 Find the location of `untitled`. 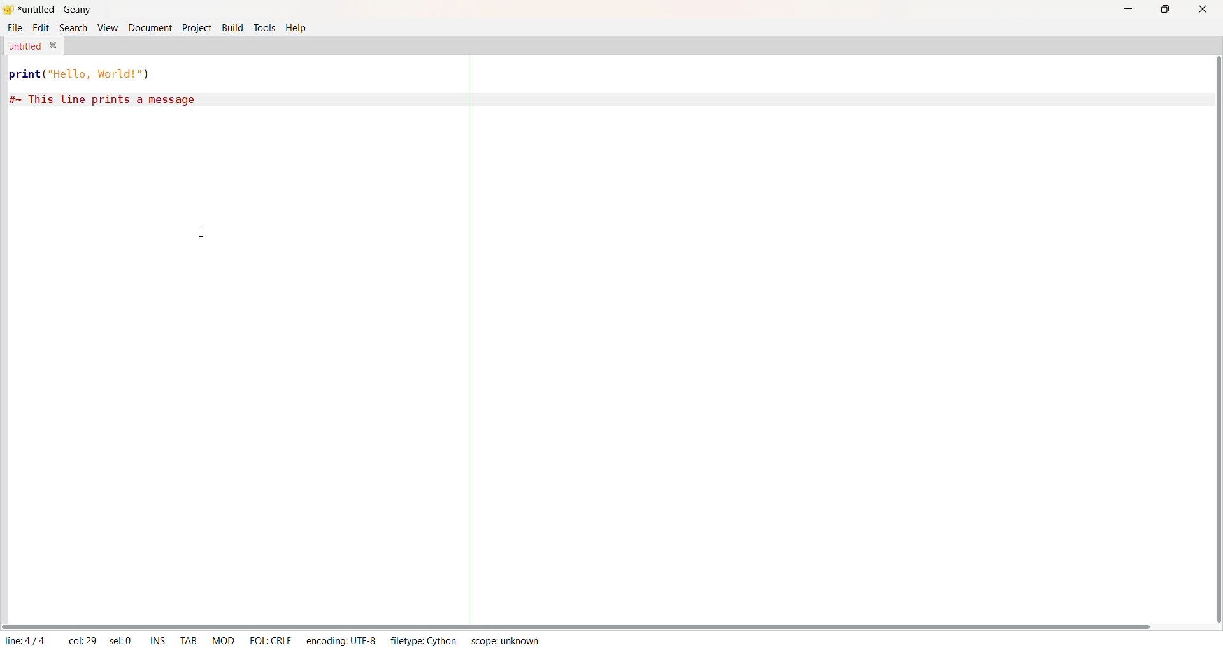

untitled is located at coordinates (24, 45).